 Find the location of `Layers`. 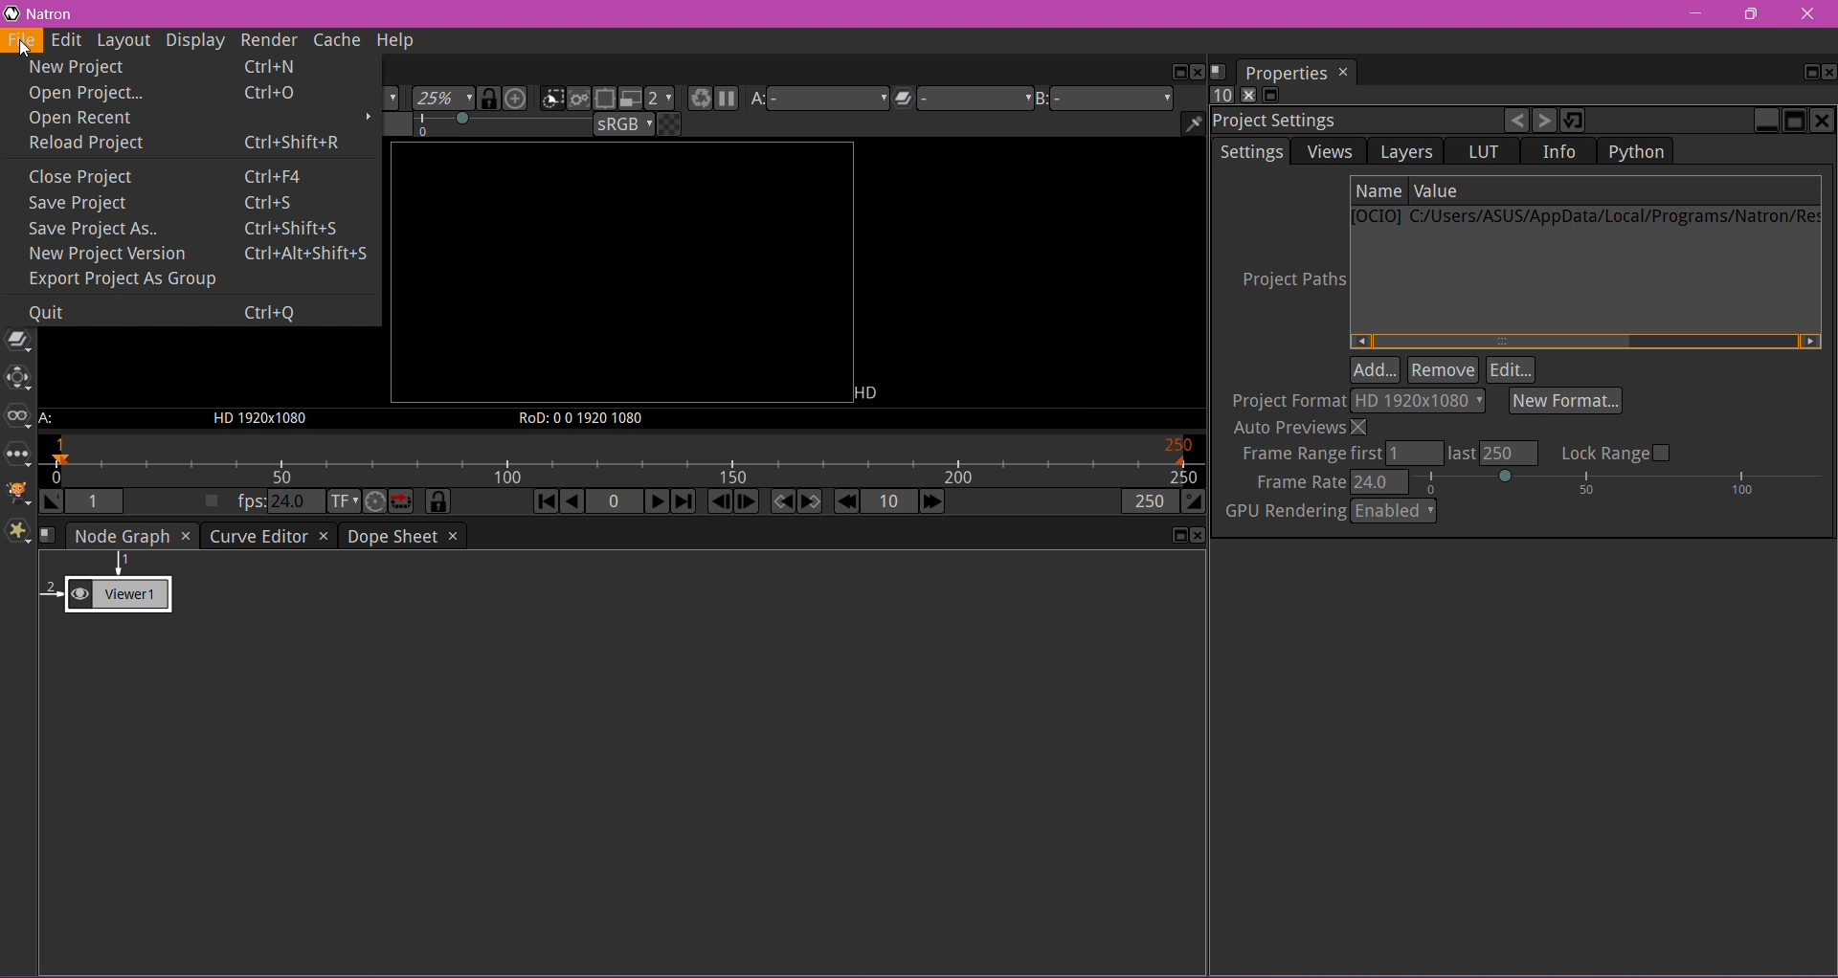

Layers is located at coordinates (1407, 153).